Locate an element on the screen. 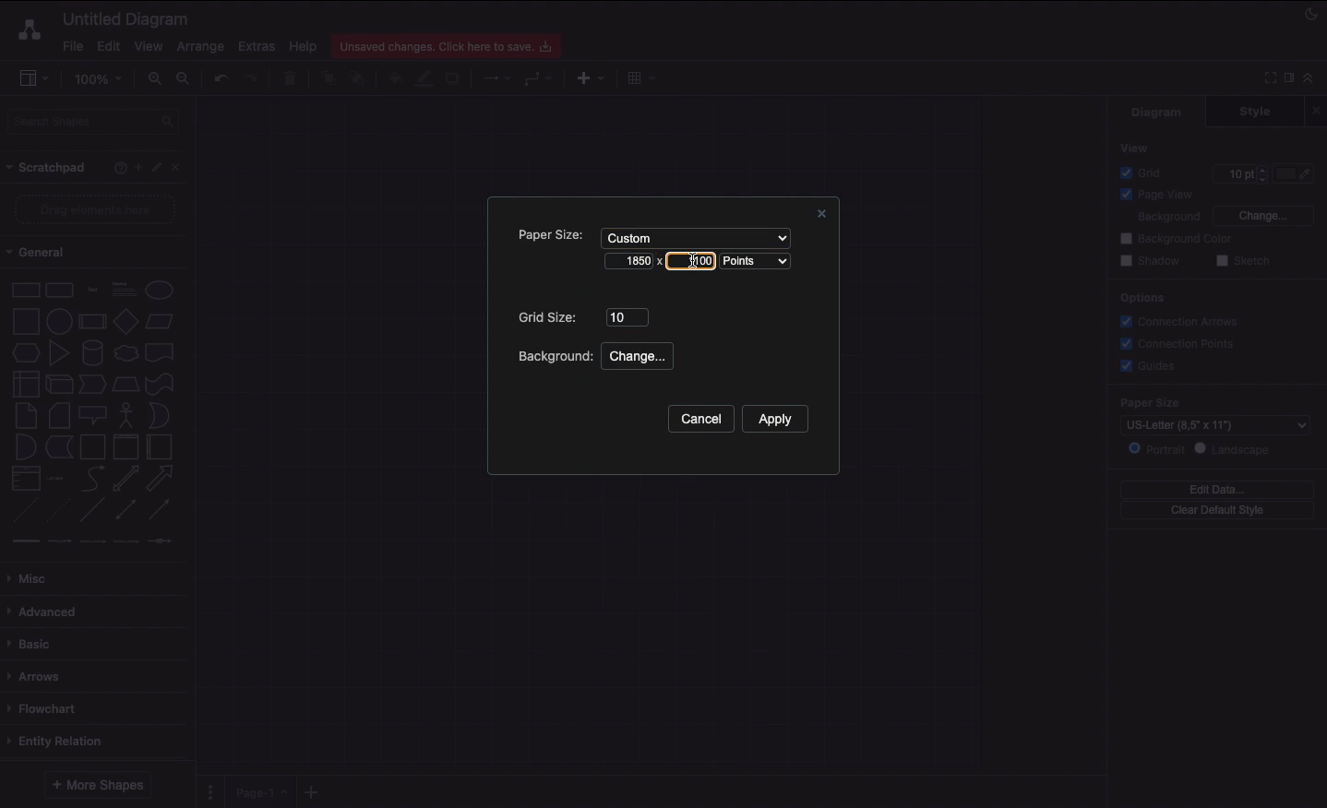 The height and width of the screenshot is (808, 1327). 1100 is located at coordinates (689, 260).